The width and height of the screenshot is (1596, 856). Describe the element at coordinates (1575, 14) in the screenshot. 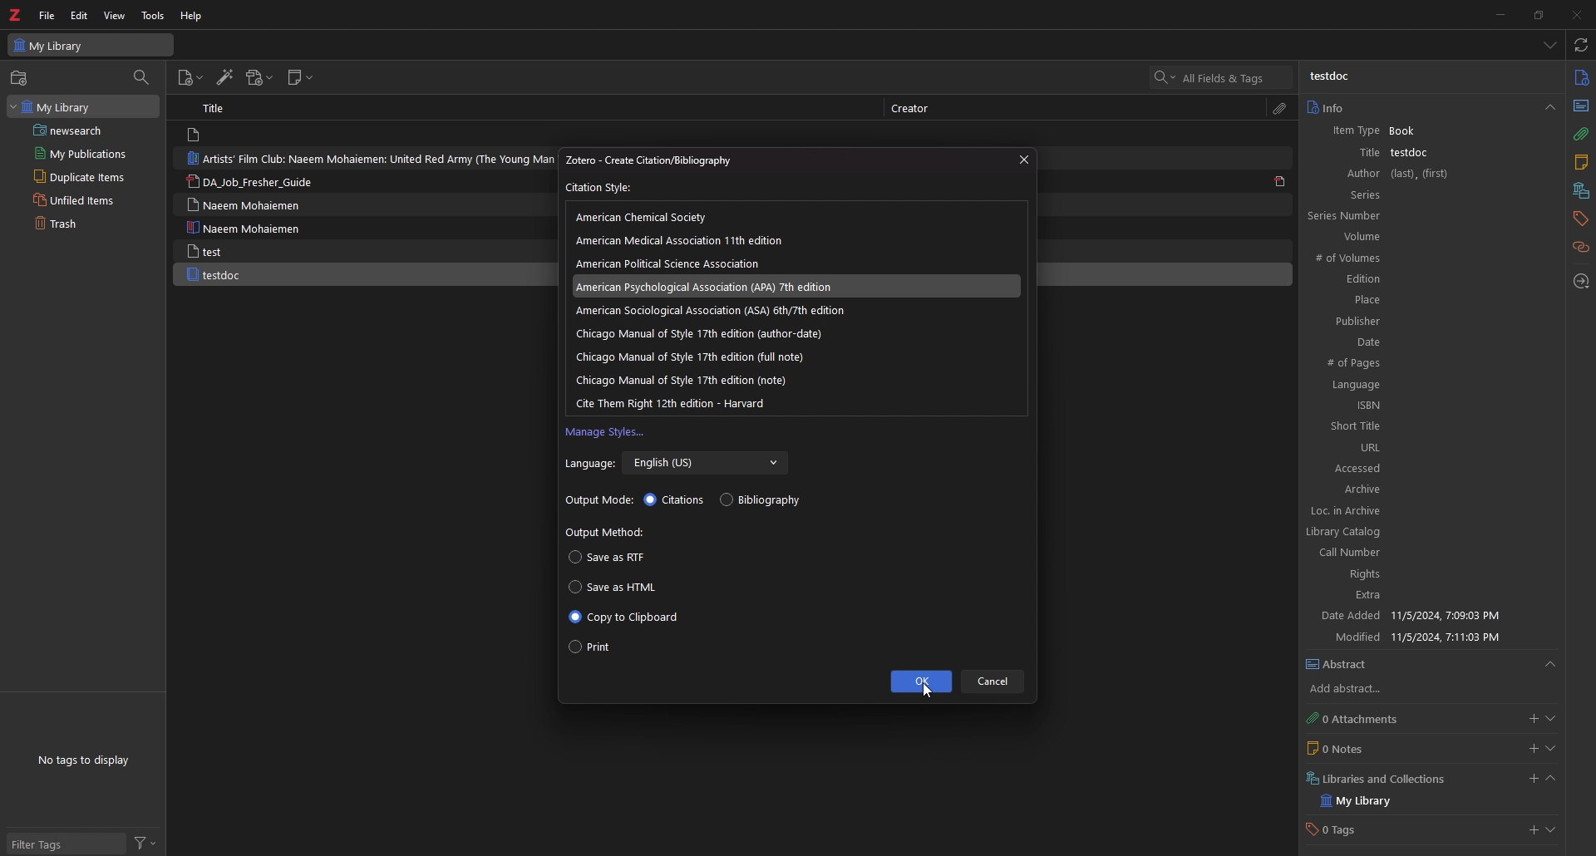

I see `close` at that location.